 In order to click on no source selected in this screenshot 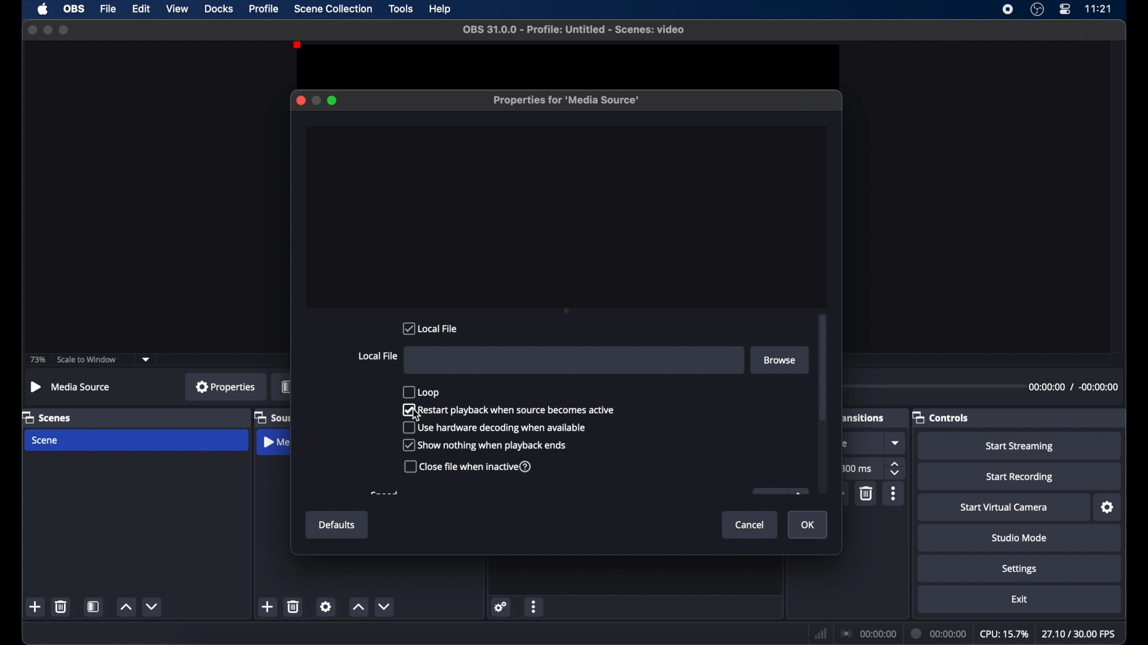, I will do `click(71, 387)`.